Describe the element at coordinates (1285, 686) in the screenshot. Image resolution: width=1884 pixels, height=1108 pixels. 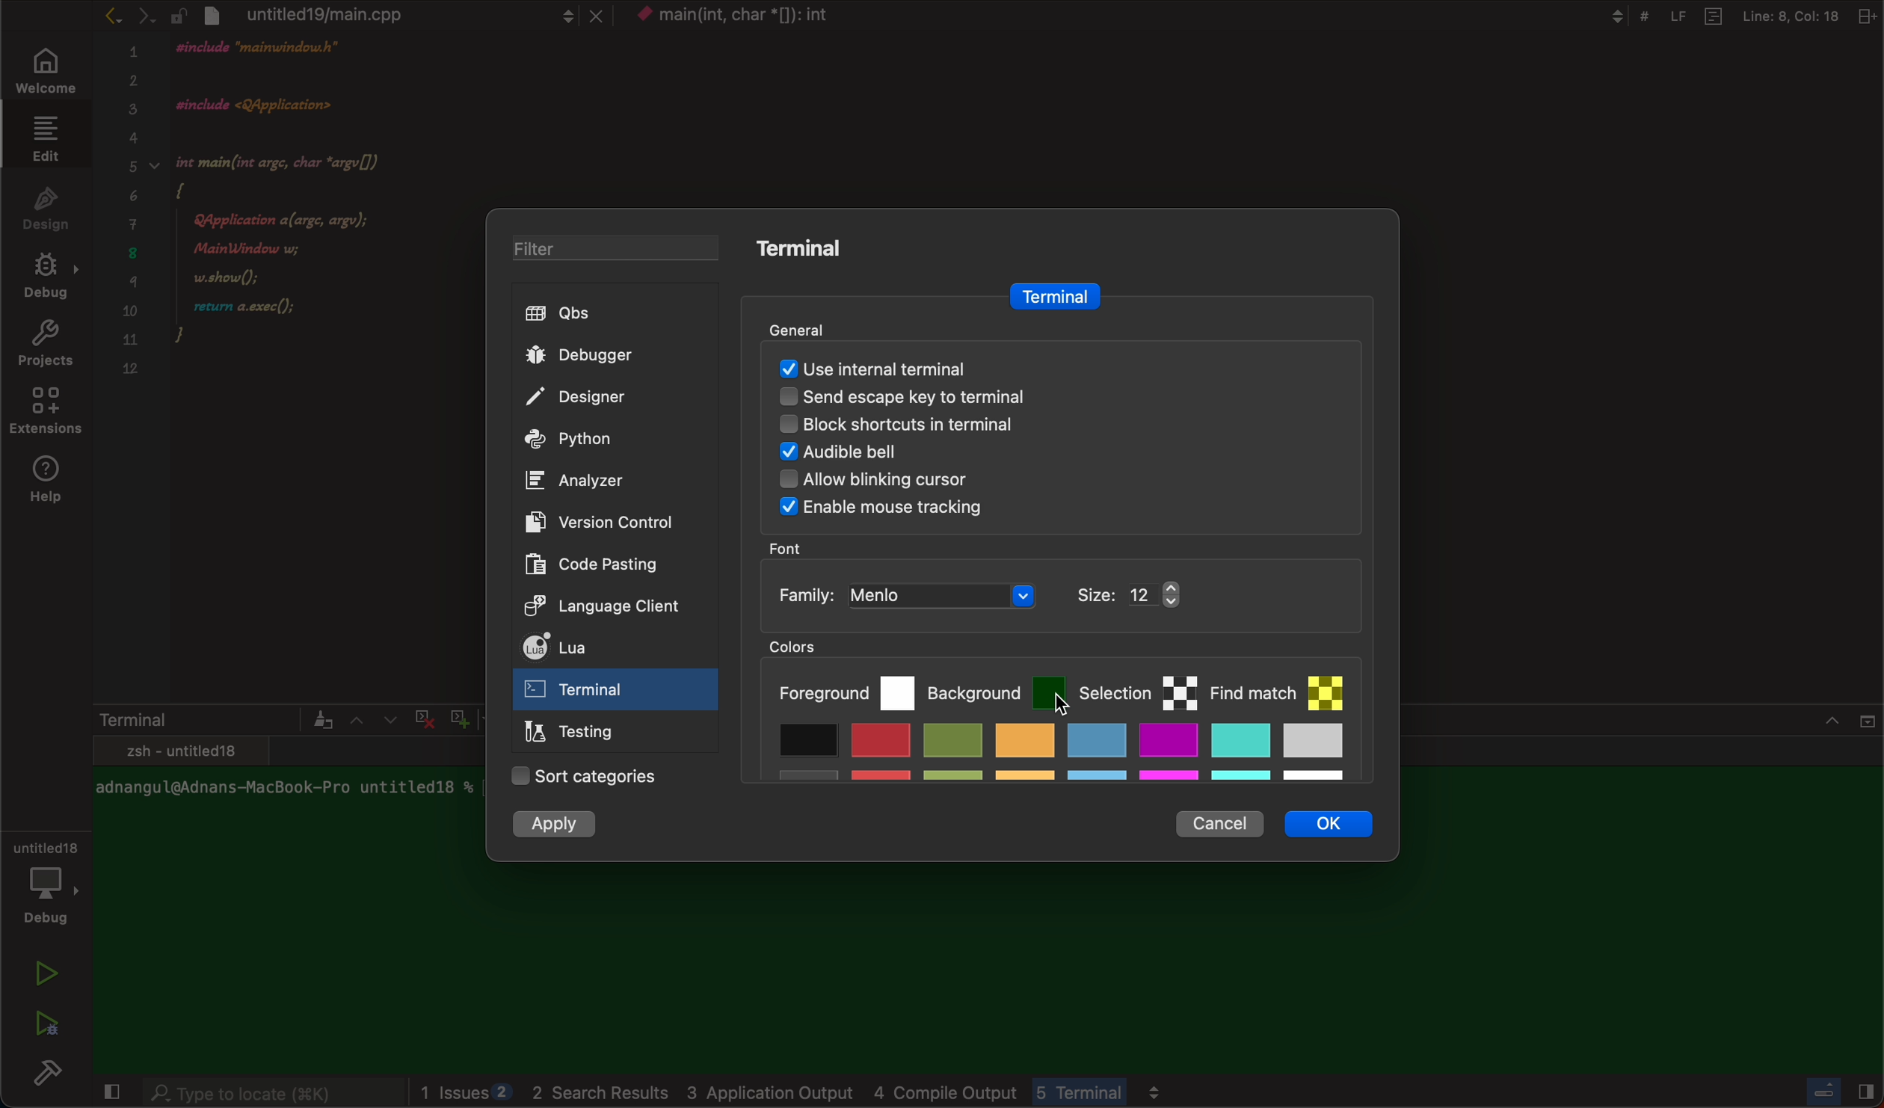
I see `find match` at that location.